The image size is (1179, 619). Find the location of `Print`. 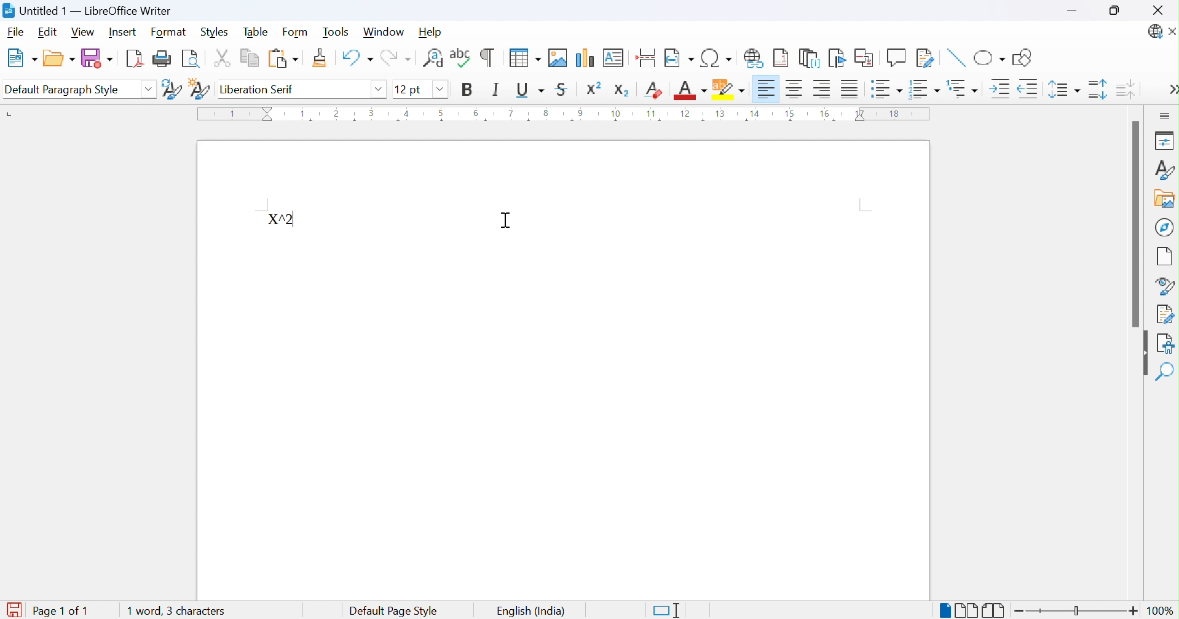

Print is located at coordinates (163, 58).